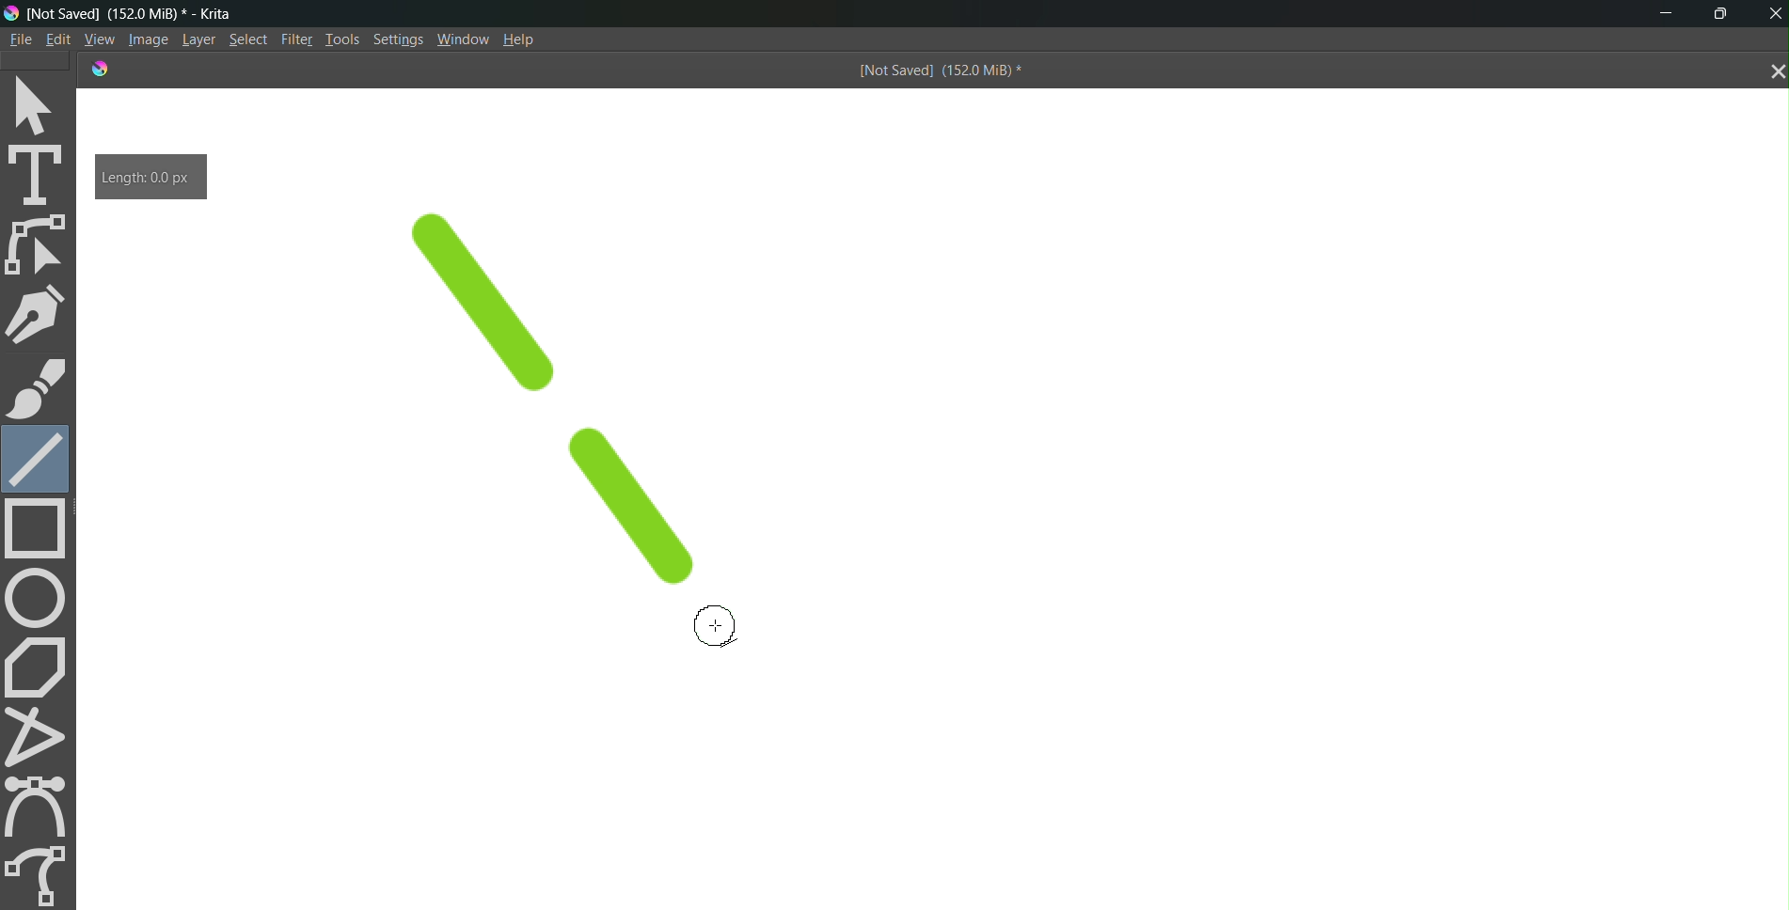  What do you see at coordinates (717, 626) in the screenshot?
I see `cursor` at bounding box center [717, 626].